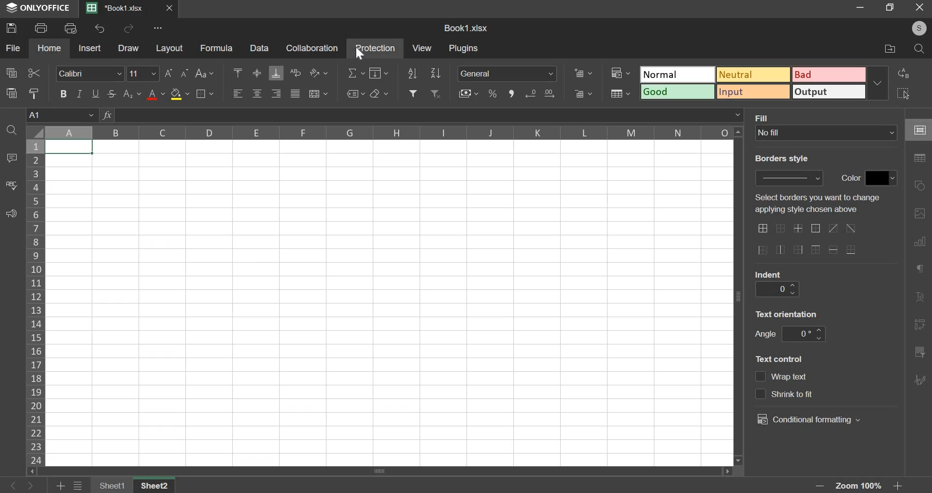  Describe the element at coordinates (888, 49) in the screenshot. I see `File` at that location.